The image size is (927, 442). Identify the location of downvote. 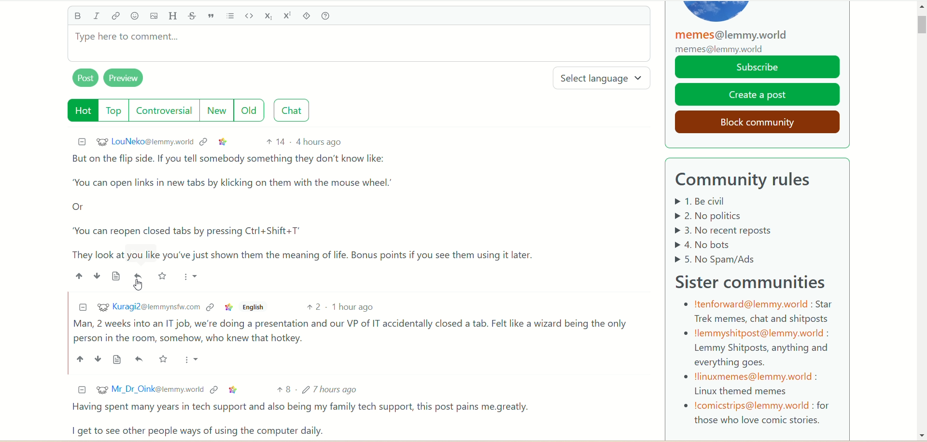
(94, 276).